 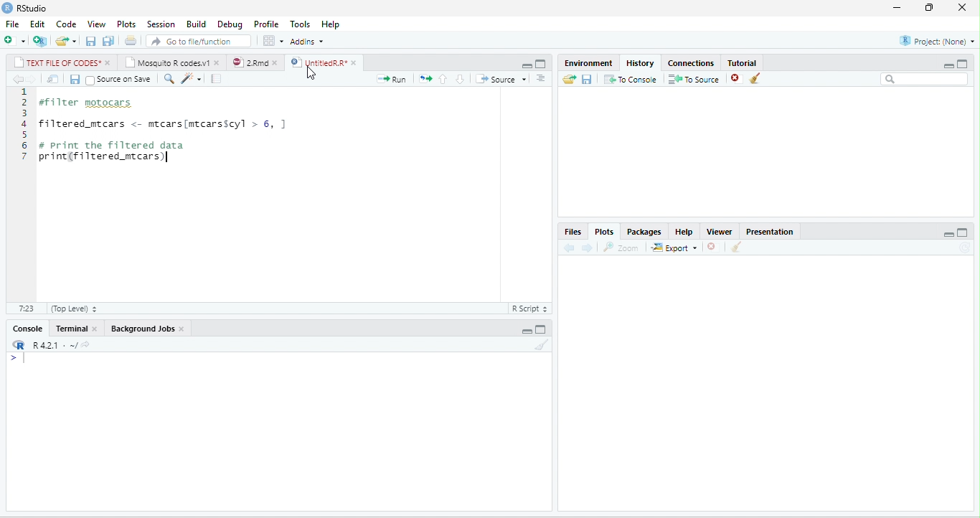 I want to click on save, so click(x=586, y=80).